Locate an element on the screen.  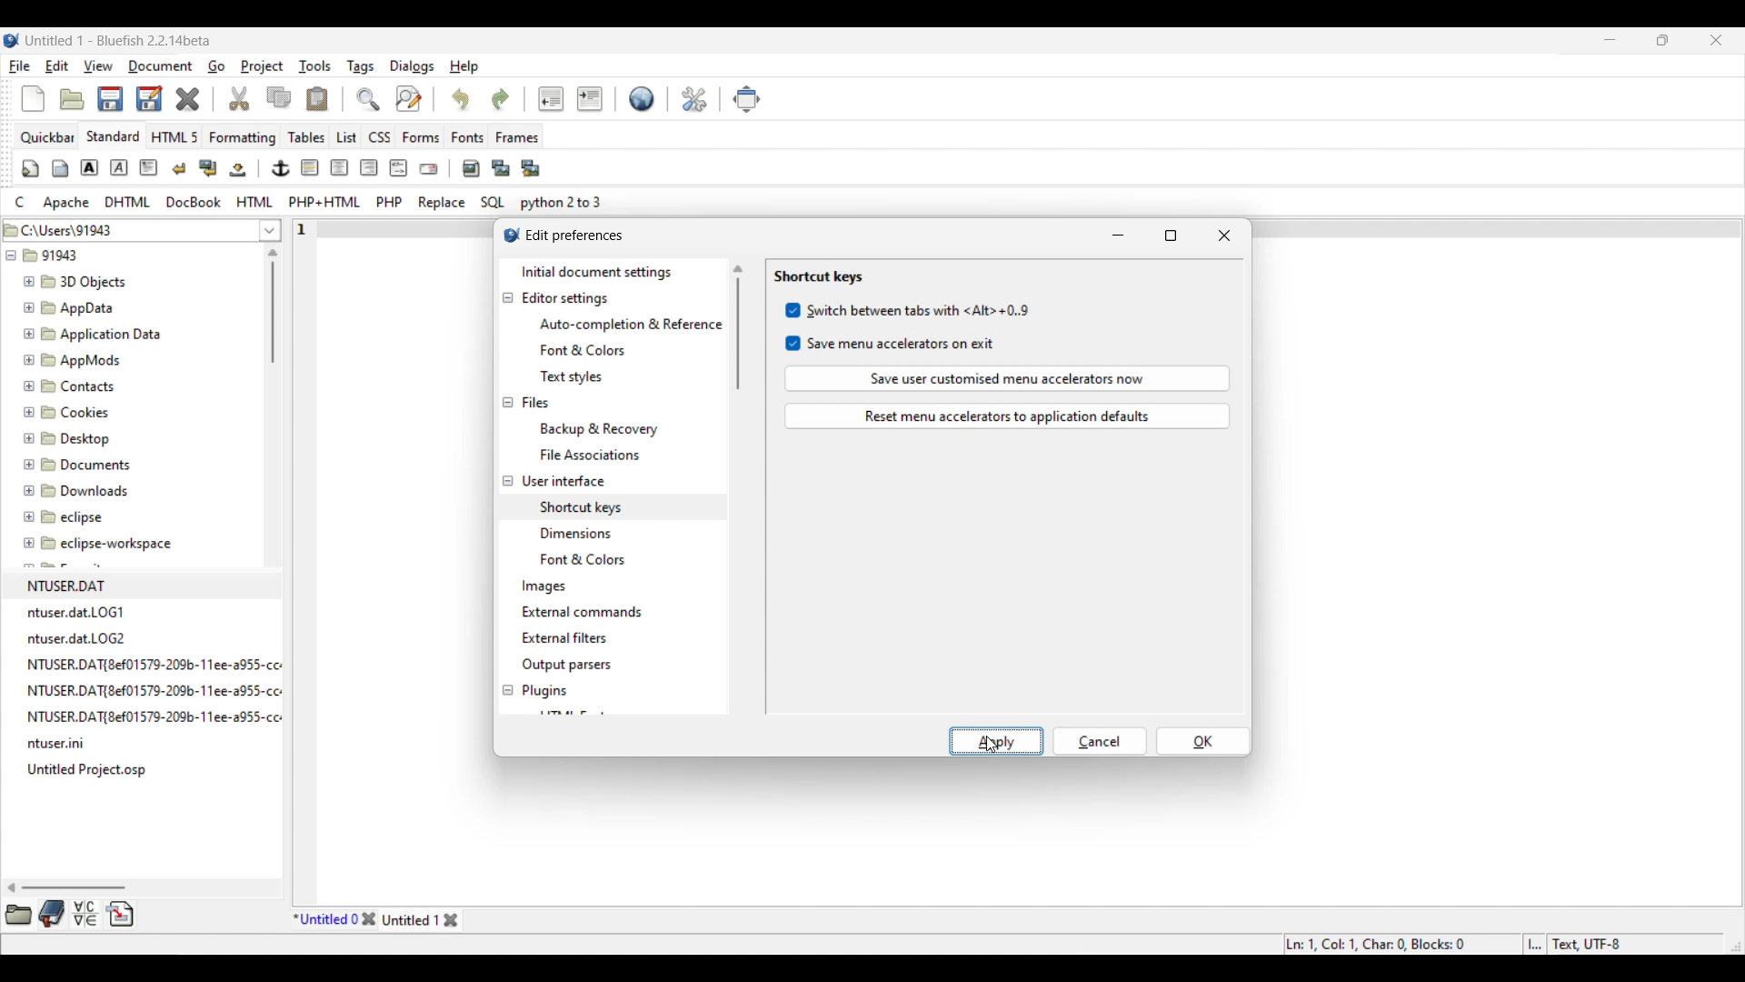
Document menu is located at coordinates (161, 66).